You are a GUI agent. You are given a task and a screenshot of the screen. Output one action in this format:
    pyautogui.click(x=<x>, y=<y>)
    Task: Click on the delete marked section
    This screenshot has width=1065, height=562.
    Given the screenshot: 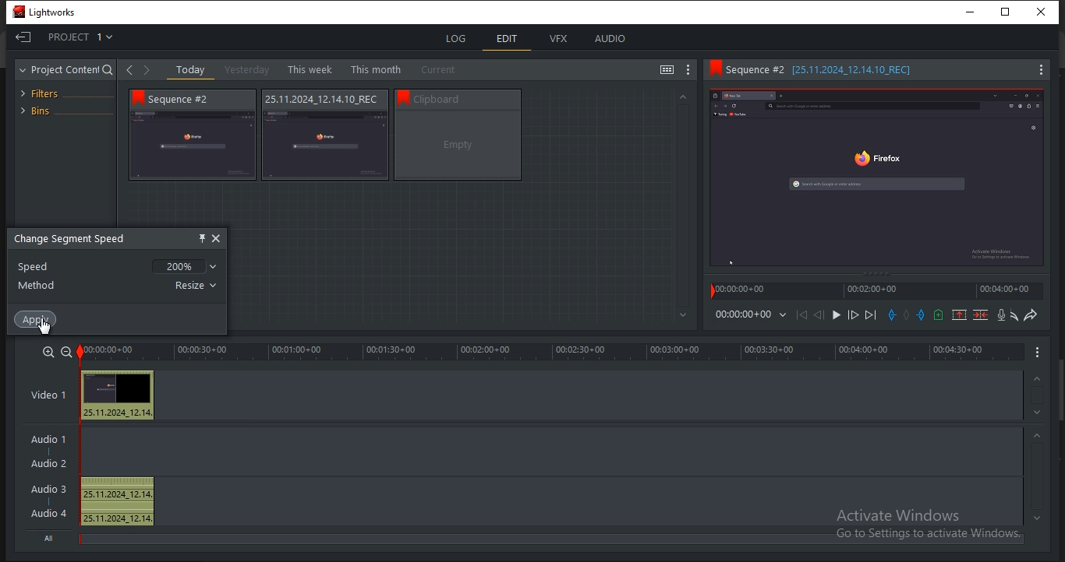 What is the action you would take?
    pyautogui.click(x=981, y=315)
    